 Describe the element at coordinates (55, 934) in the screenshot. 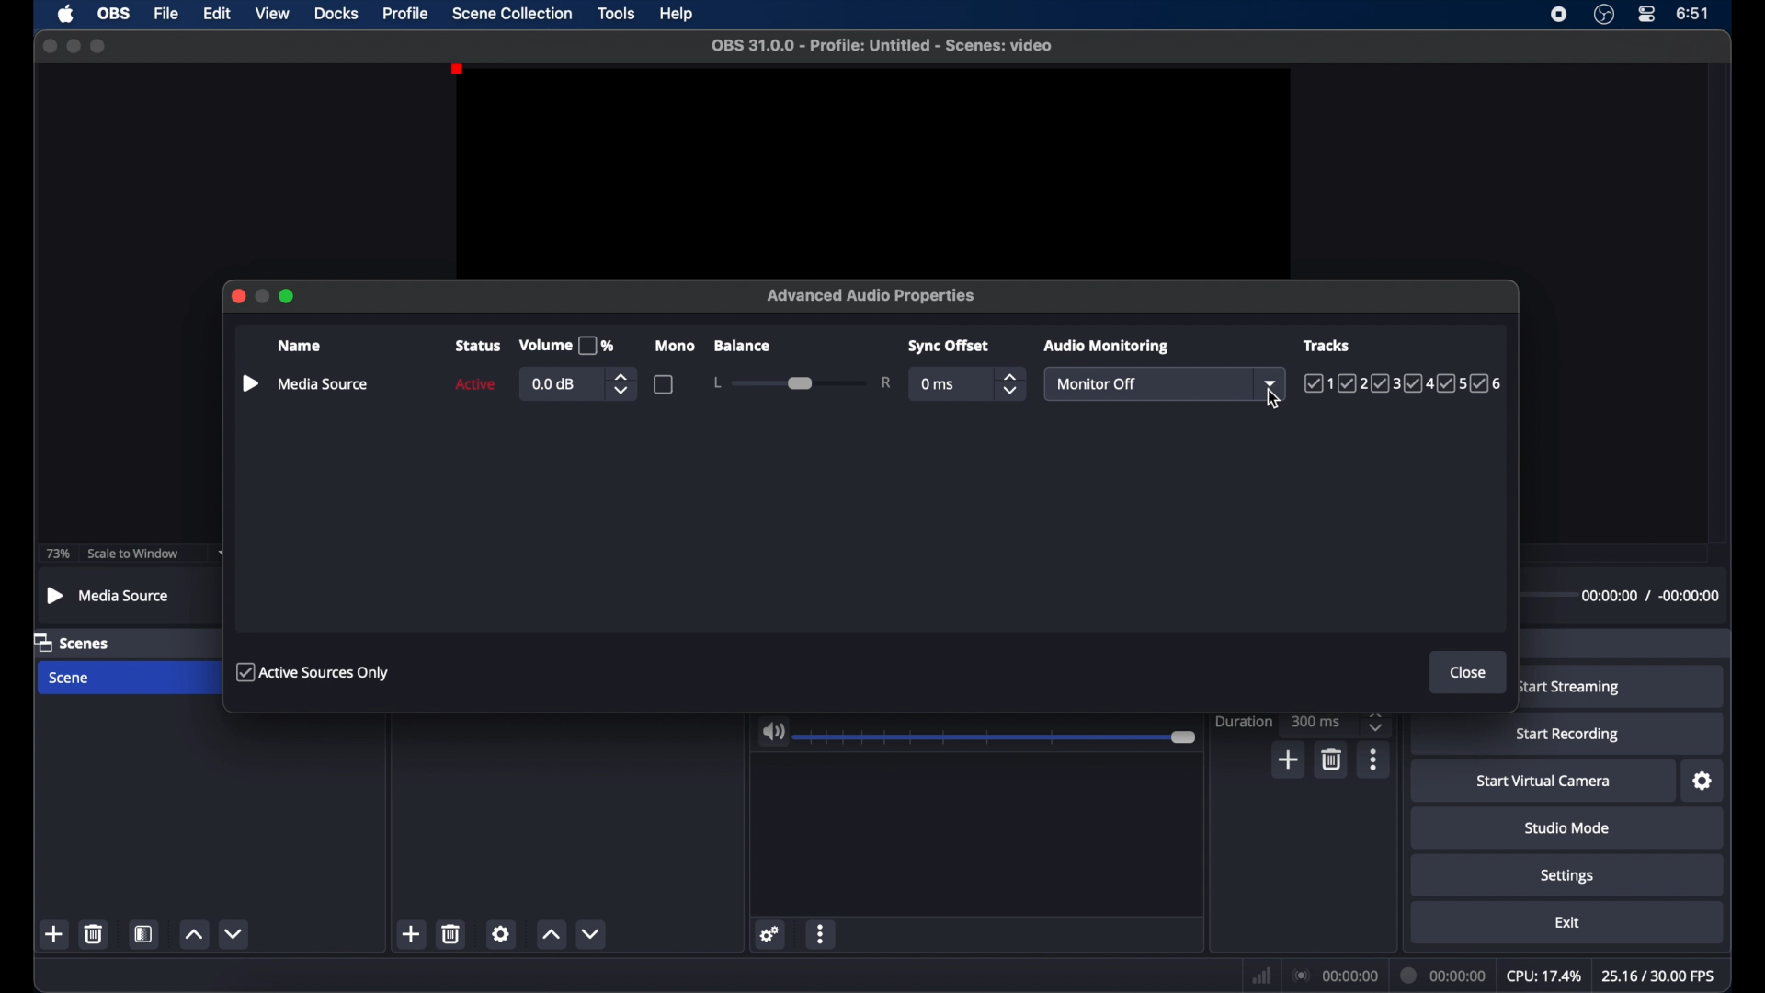

I see `add` at that location.